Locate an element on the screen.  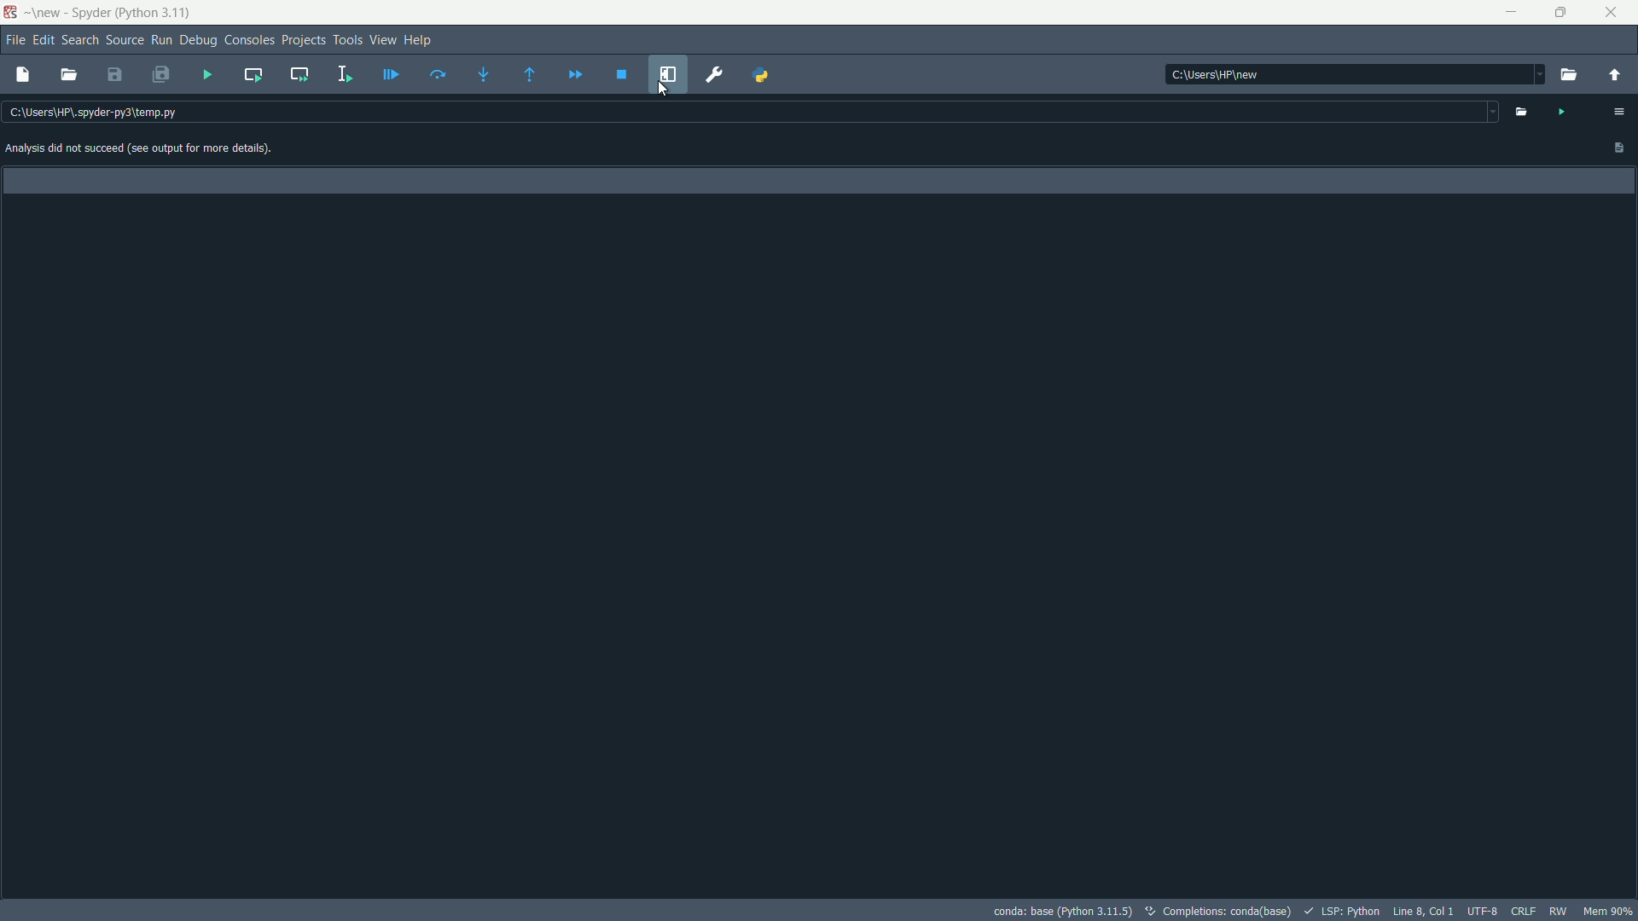
debug file is located at coordinates (391, 74).